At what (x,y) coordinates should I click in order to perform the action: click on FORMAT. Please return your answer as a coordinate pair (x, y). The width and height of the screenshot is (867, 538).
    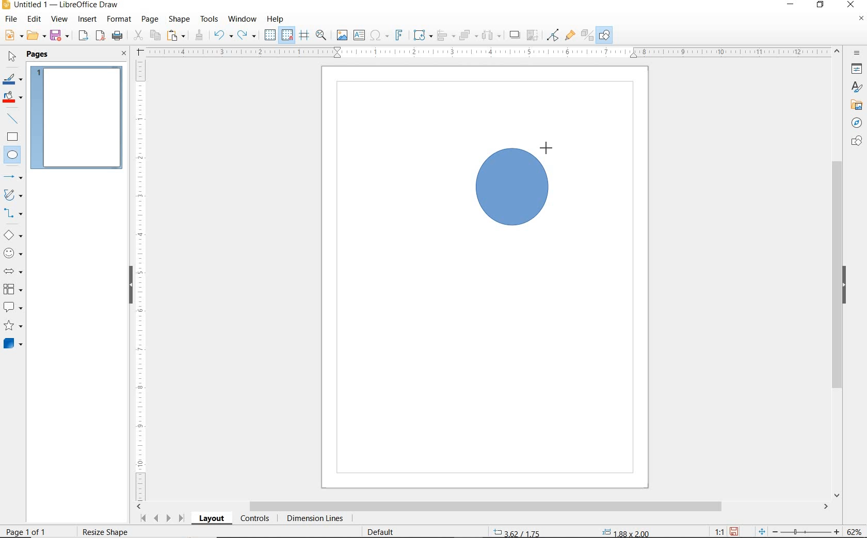
    Looking at the image, I should click on (120, 19).